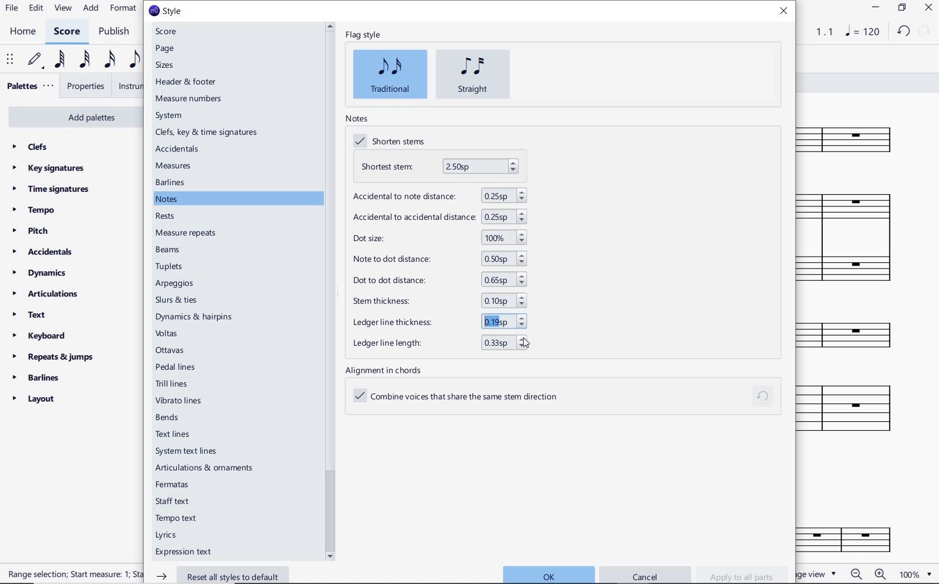  What do you see at coordinates (875, 9) in the screenshot?
I see `MINIMIZE` at bounding box center [875, 9].